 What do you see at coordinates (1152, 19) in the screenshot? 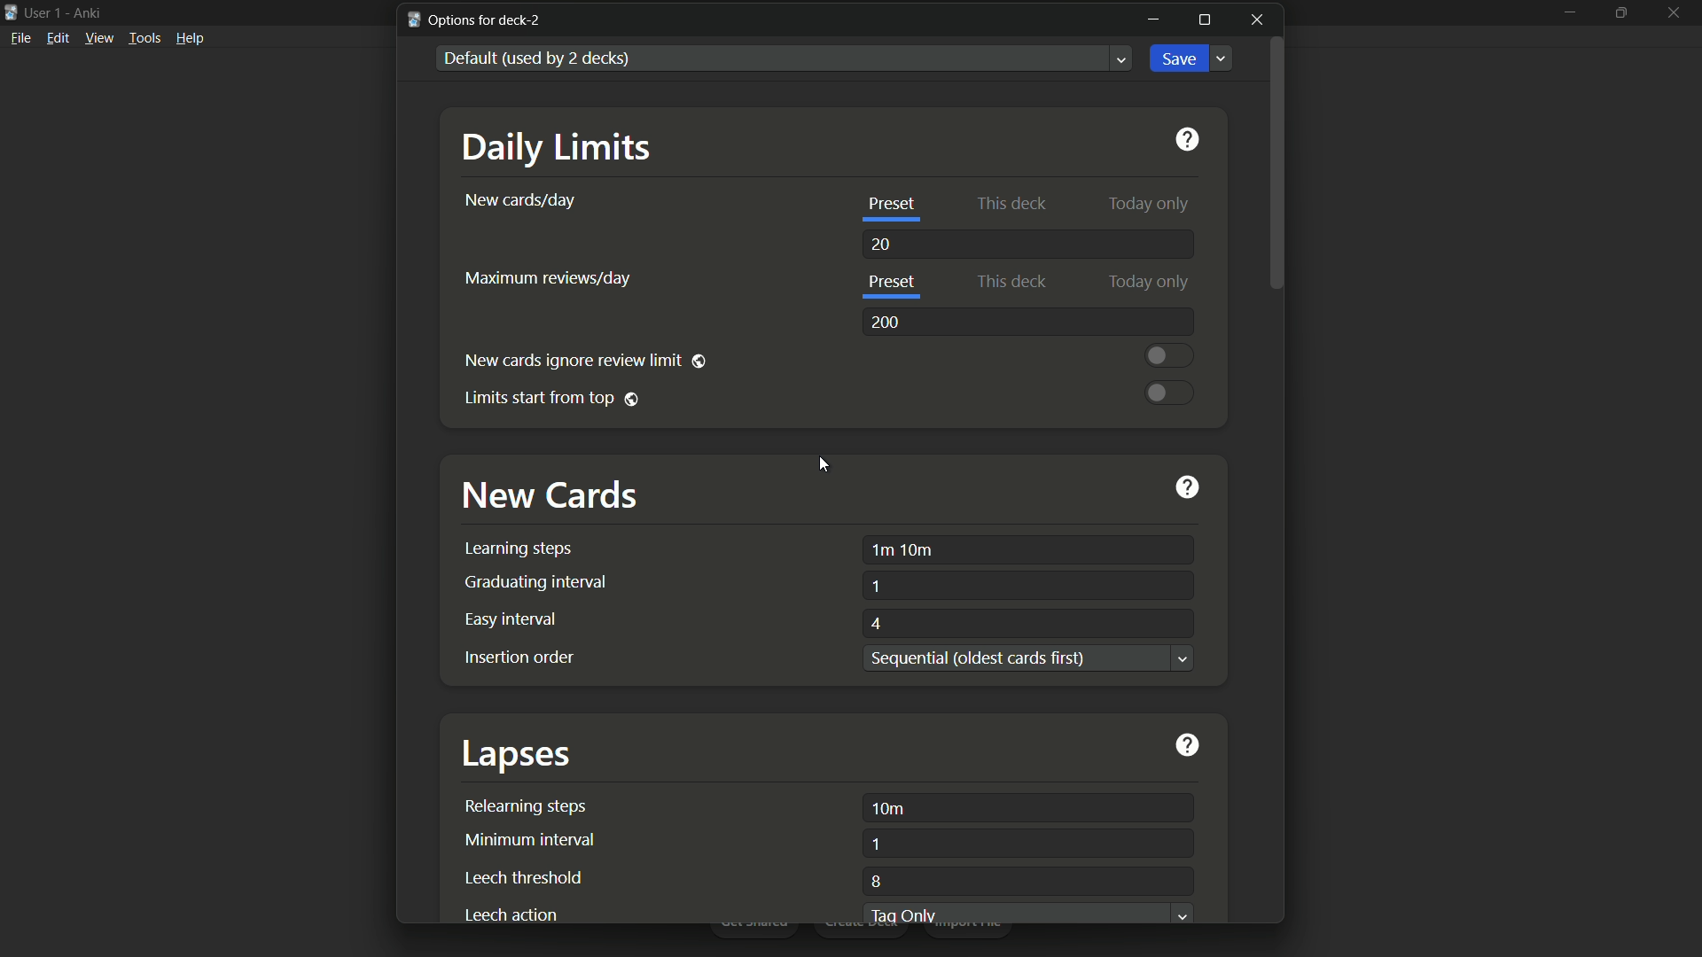
I see `minimize` at bounding box center [1152, 19].